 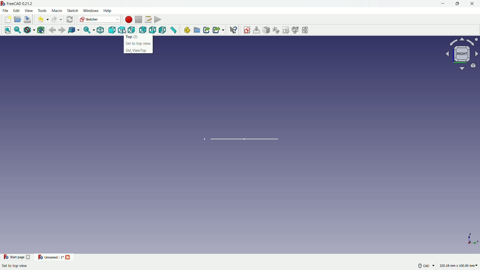 What do you see at coordinates (158, 19) in the screenshot?
I see `execute macros` at bounding box center [158, 19].